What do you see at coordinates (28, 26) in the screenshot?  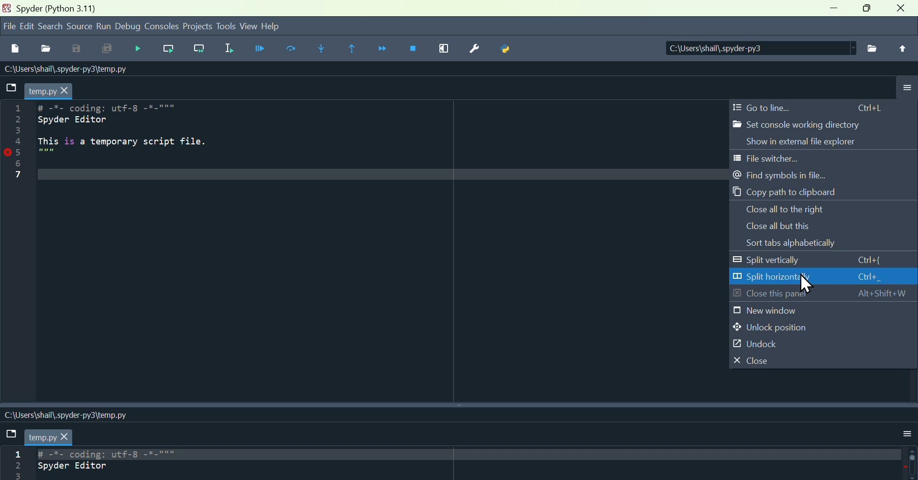 I see `` at bounding box center [28, 26].